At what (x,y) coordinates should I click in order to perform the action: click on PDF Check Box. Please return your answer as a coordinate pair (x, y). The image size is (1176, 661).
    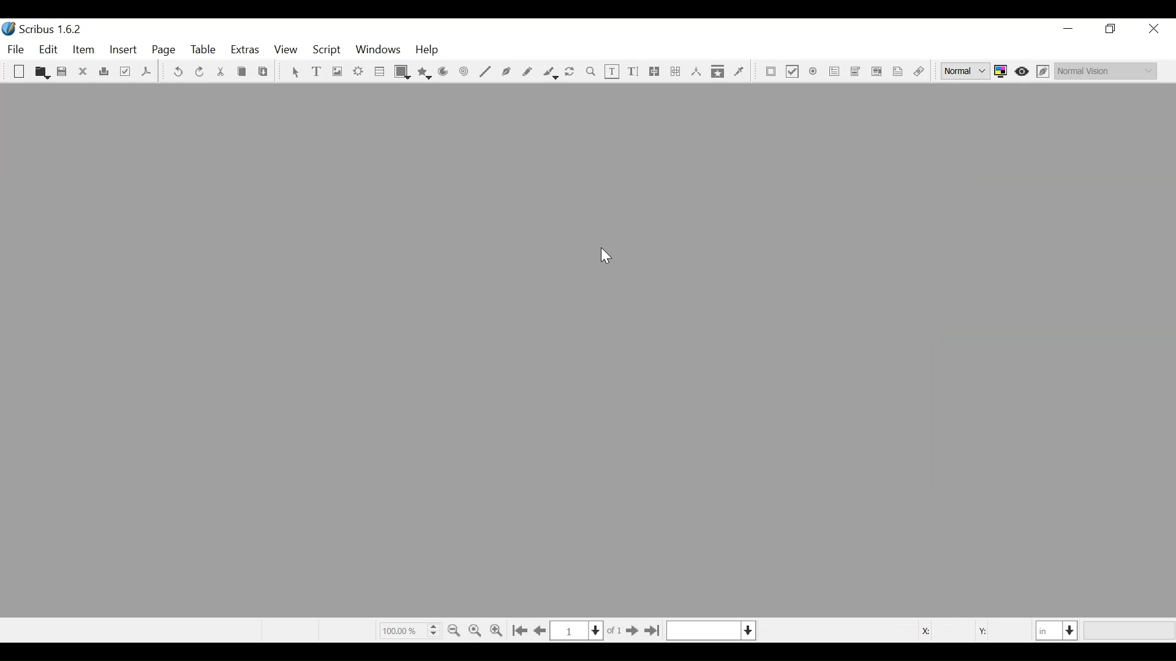
    Looking at the image, I should click on (793, 73).